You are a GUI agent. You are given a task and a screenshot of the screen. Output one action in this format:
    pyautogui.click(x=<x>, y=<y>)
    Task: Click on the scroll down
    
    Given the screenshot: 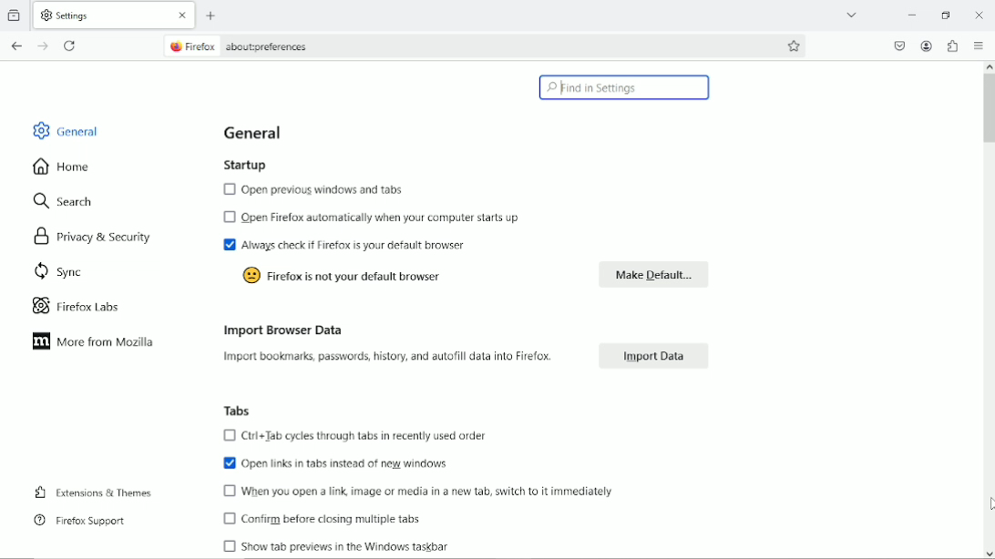 What is the action you would take?
    pyautogui.click(x=989, y=554)
    